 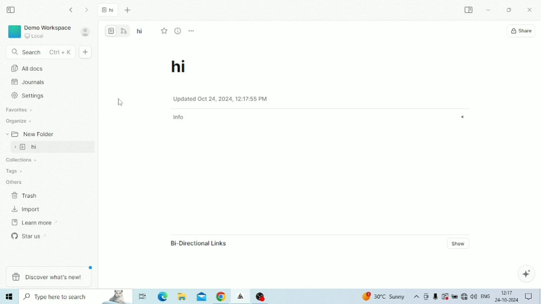 I want to click on Switch, so click(x=118, y=30).